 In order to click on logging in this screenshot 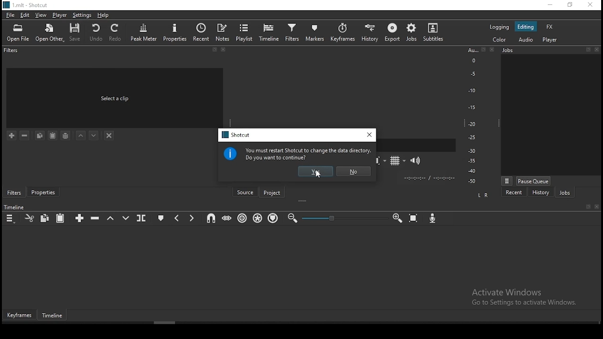, I will do `click(498, 27)`.